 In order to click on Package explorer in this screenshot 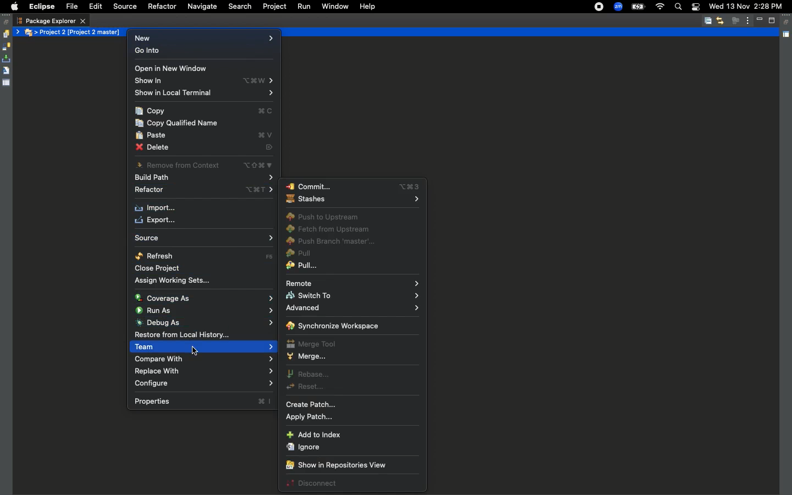, I will do `click(51, 21)`.